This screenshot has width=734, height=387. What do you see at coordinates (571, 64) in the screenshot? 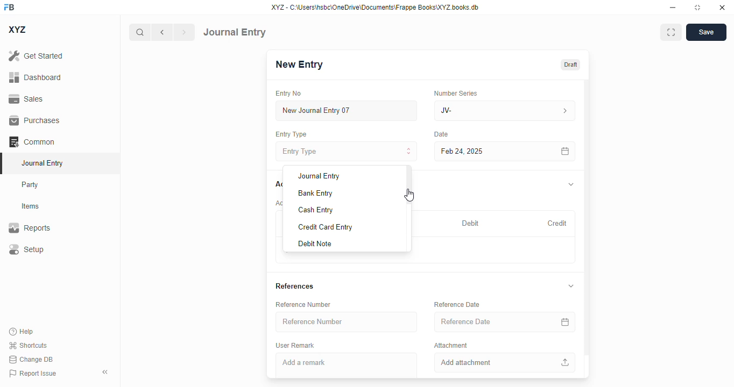
I see `draft` at bounding box center [571, 64].